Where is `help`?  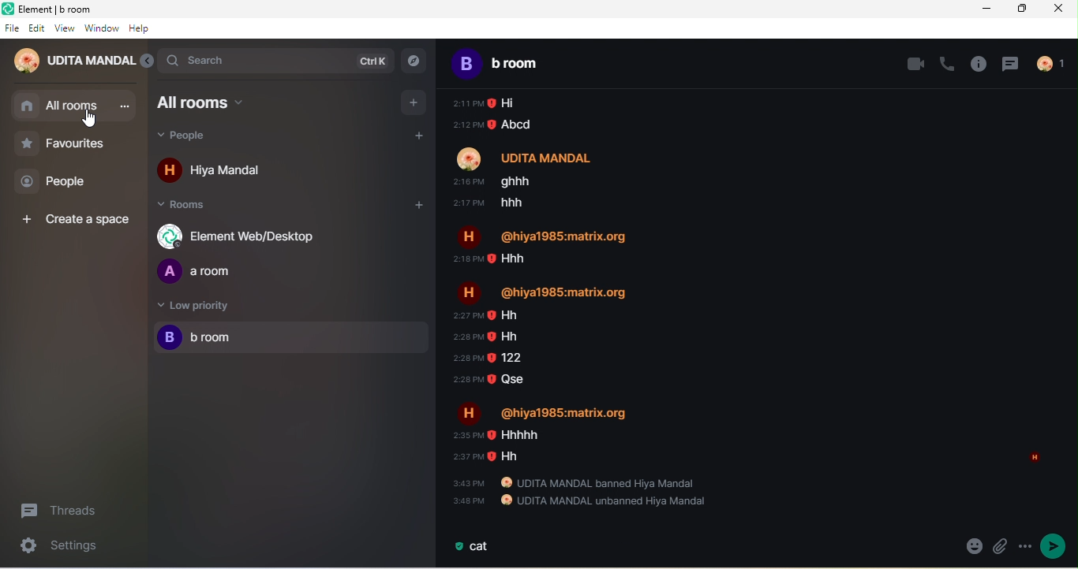
help is located at coordinates (141, 29).